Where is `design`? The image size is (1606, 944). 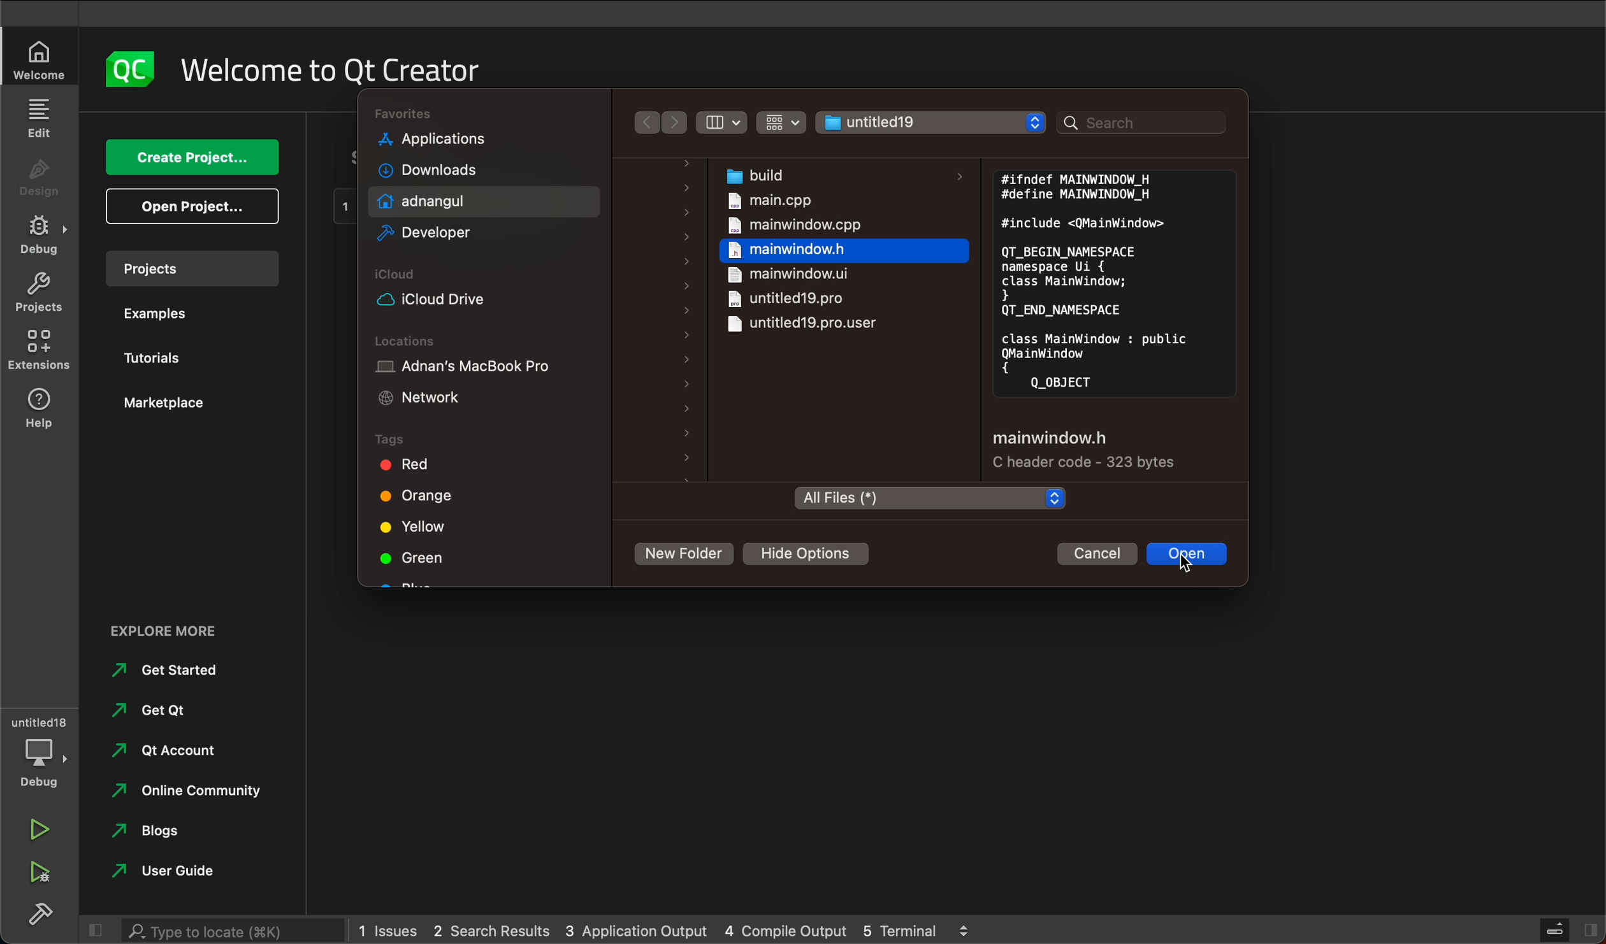 design is located at coordinates (40, 180).